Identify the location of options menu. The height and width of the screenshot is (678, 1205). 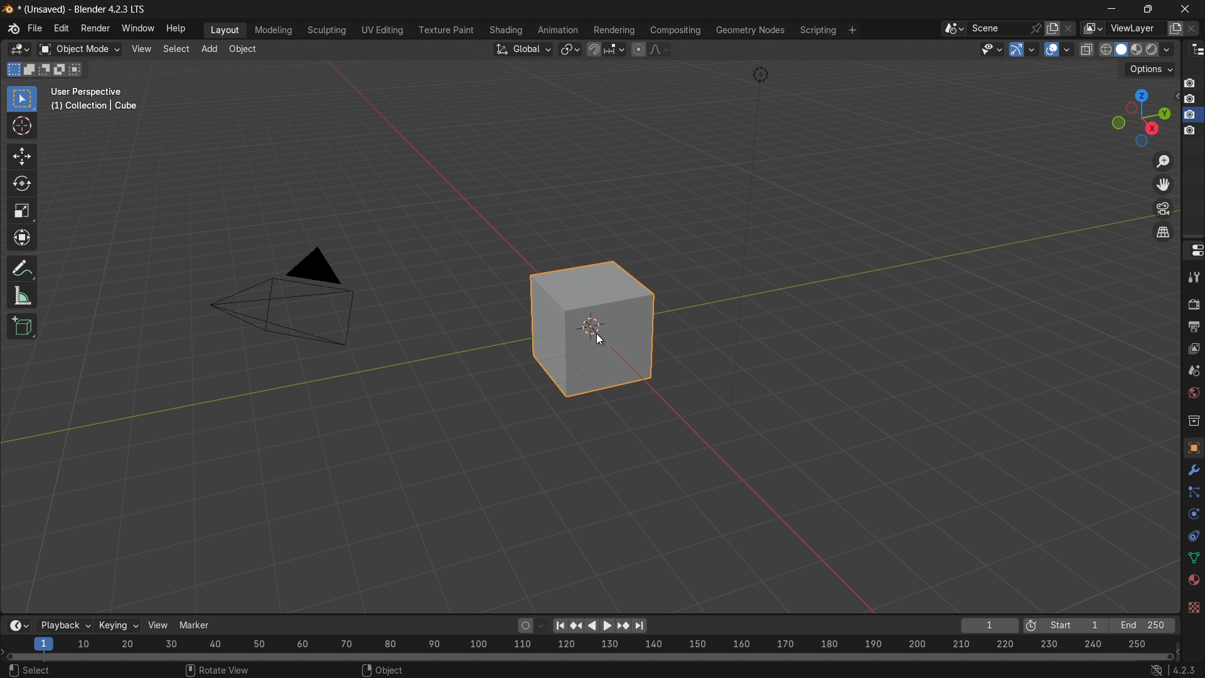
(1149, 70).